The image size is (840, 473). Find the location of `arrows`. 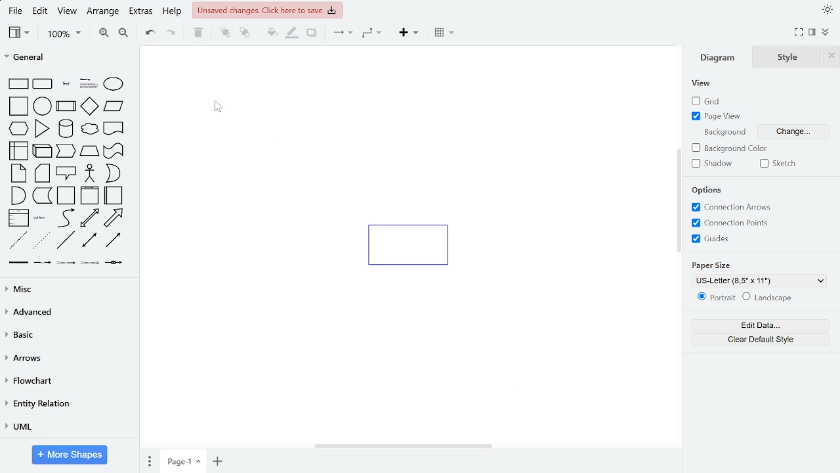

arrows is located at coordinates (68, 360).